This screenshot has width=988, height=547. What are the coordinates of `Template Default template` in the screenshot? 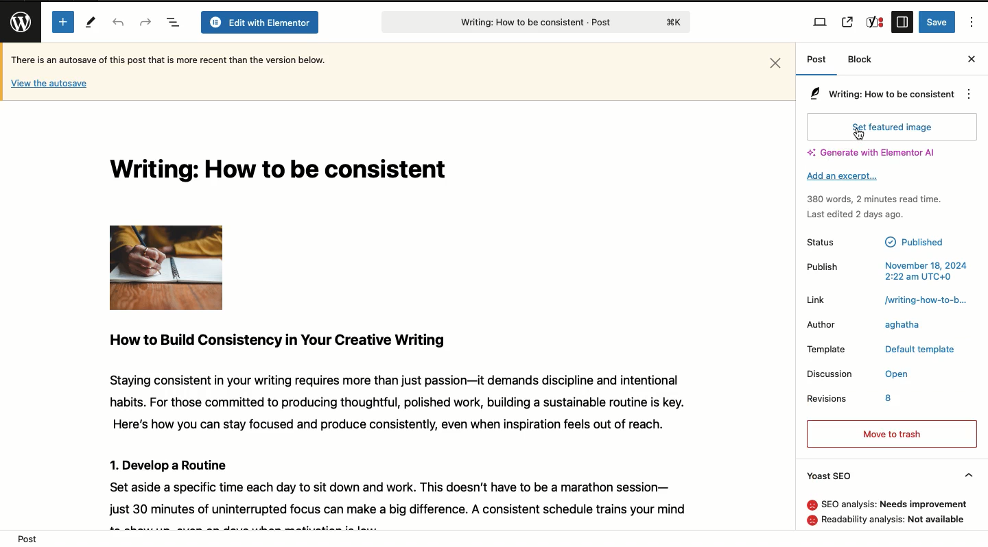 It's located at (882, 351).